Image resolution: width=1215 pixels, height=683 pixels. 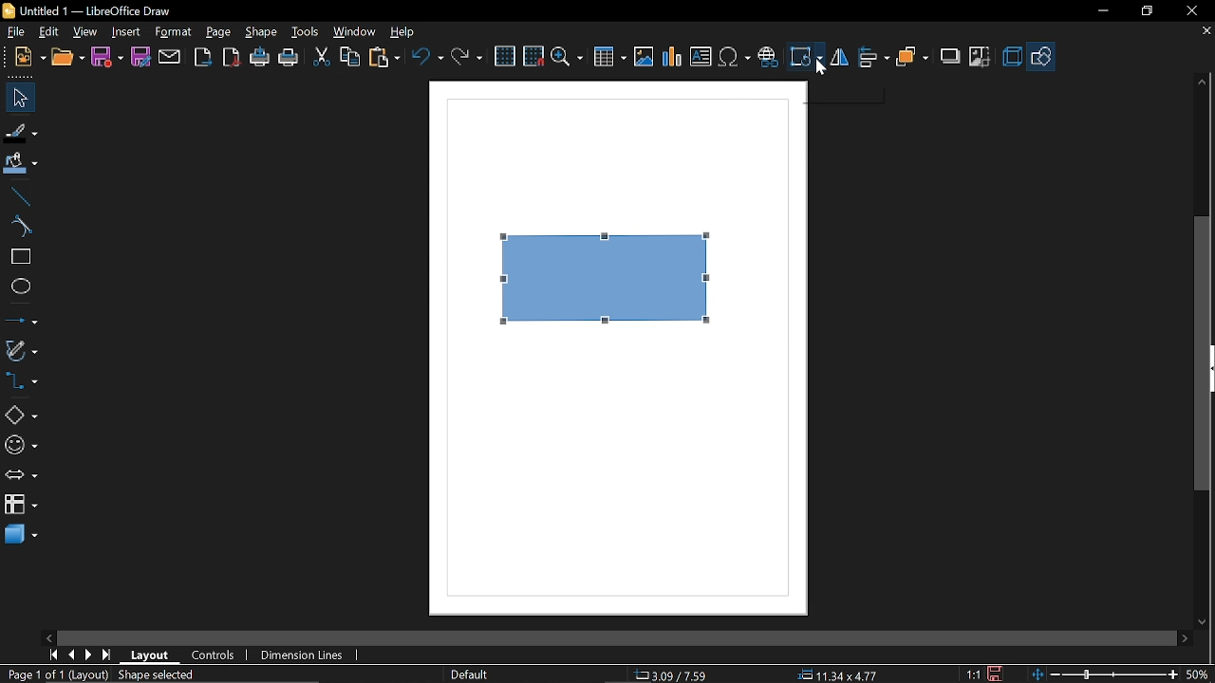 I want to click on flip, so click(x=839, y=58).